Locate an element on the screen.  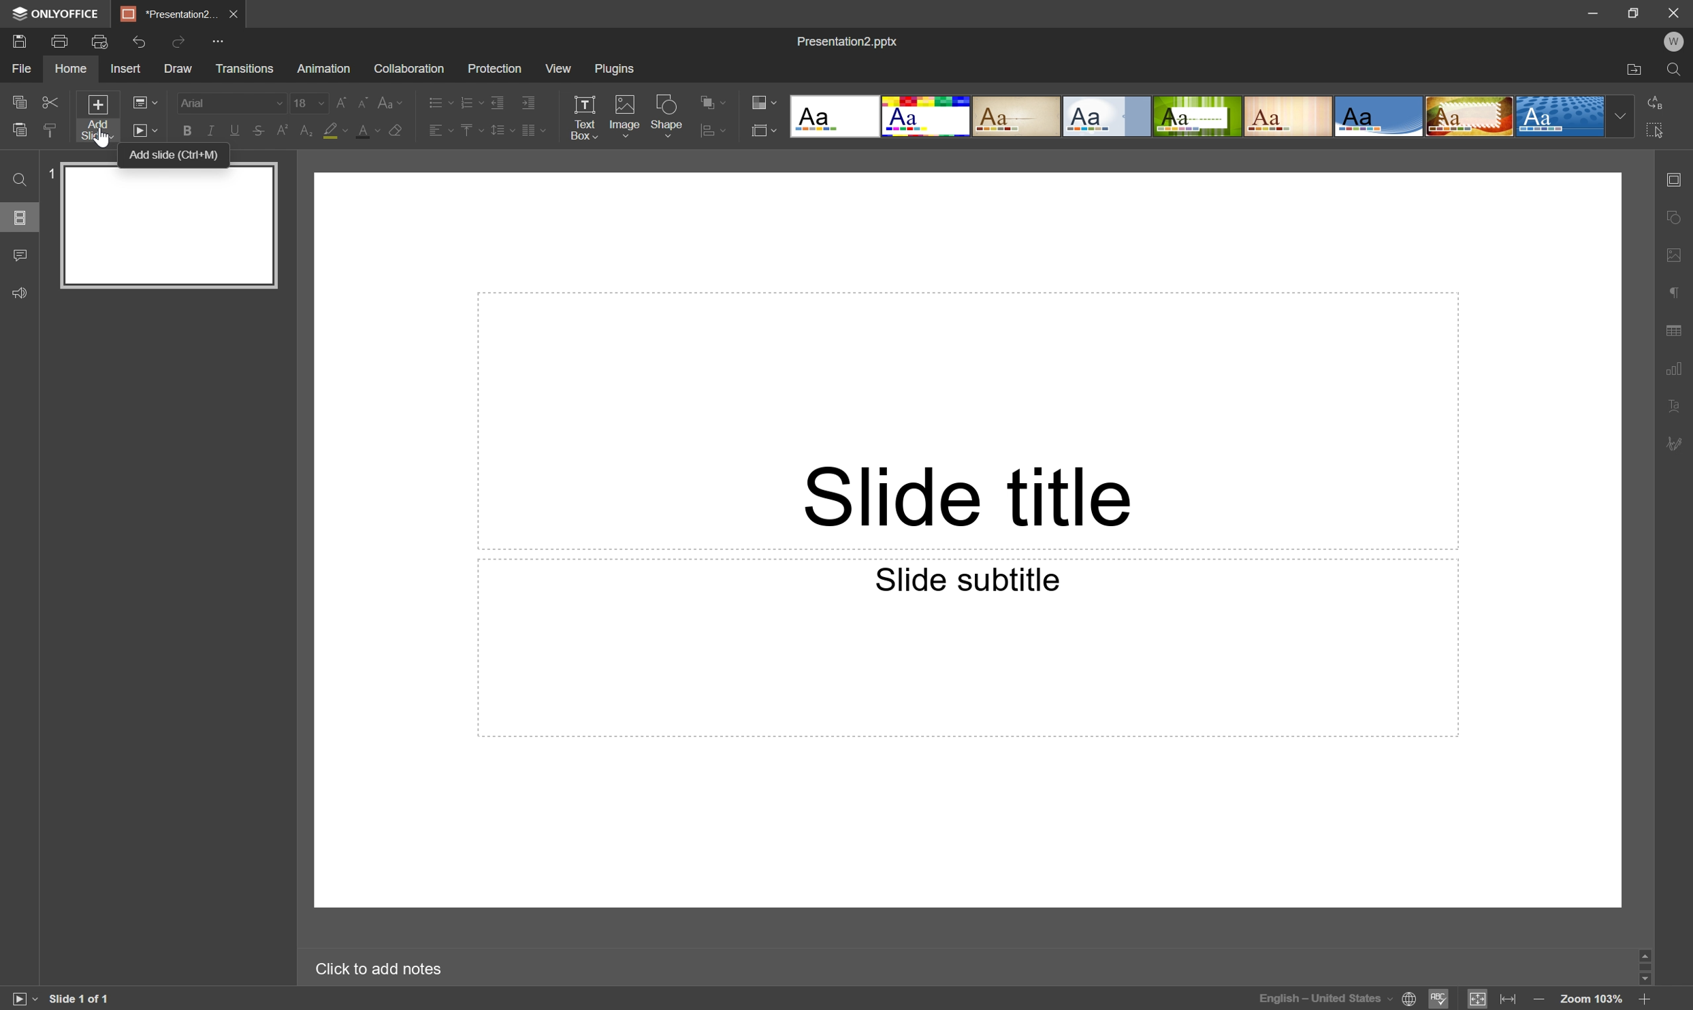
Set document language is located at coordinates (1410, 1001).